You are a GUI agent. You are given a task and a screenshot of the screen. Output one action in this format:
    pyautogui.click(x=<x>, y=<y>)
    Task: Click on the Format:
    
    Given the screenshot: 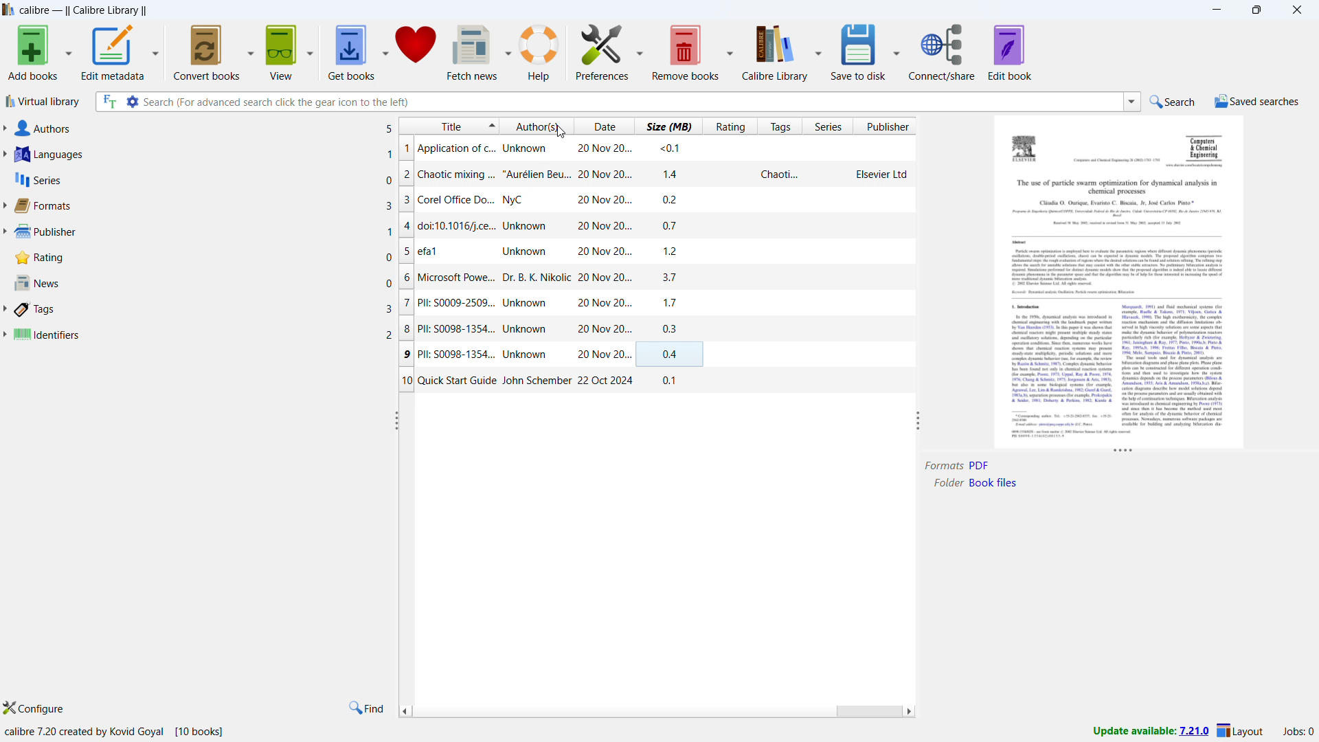 What is the action you would take?
    pyautogui.click(x=943, y=466)
    